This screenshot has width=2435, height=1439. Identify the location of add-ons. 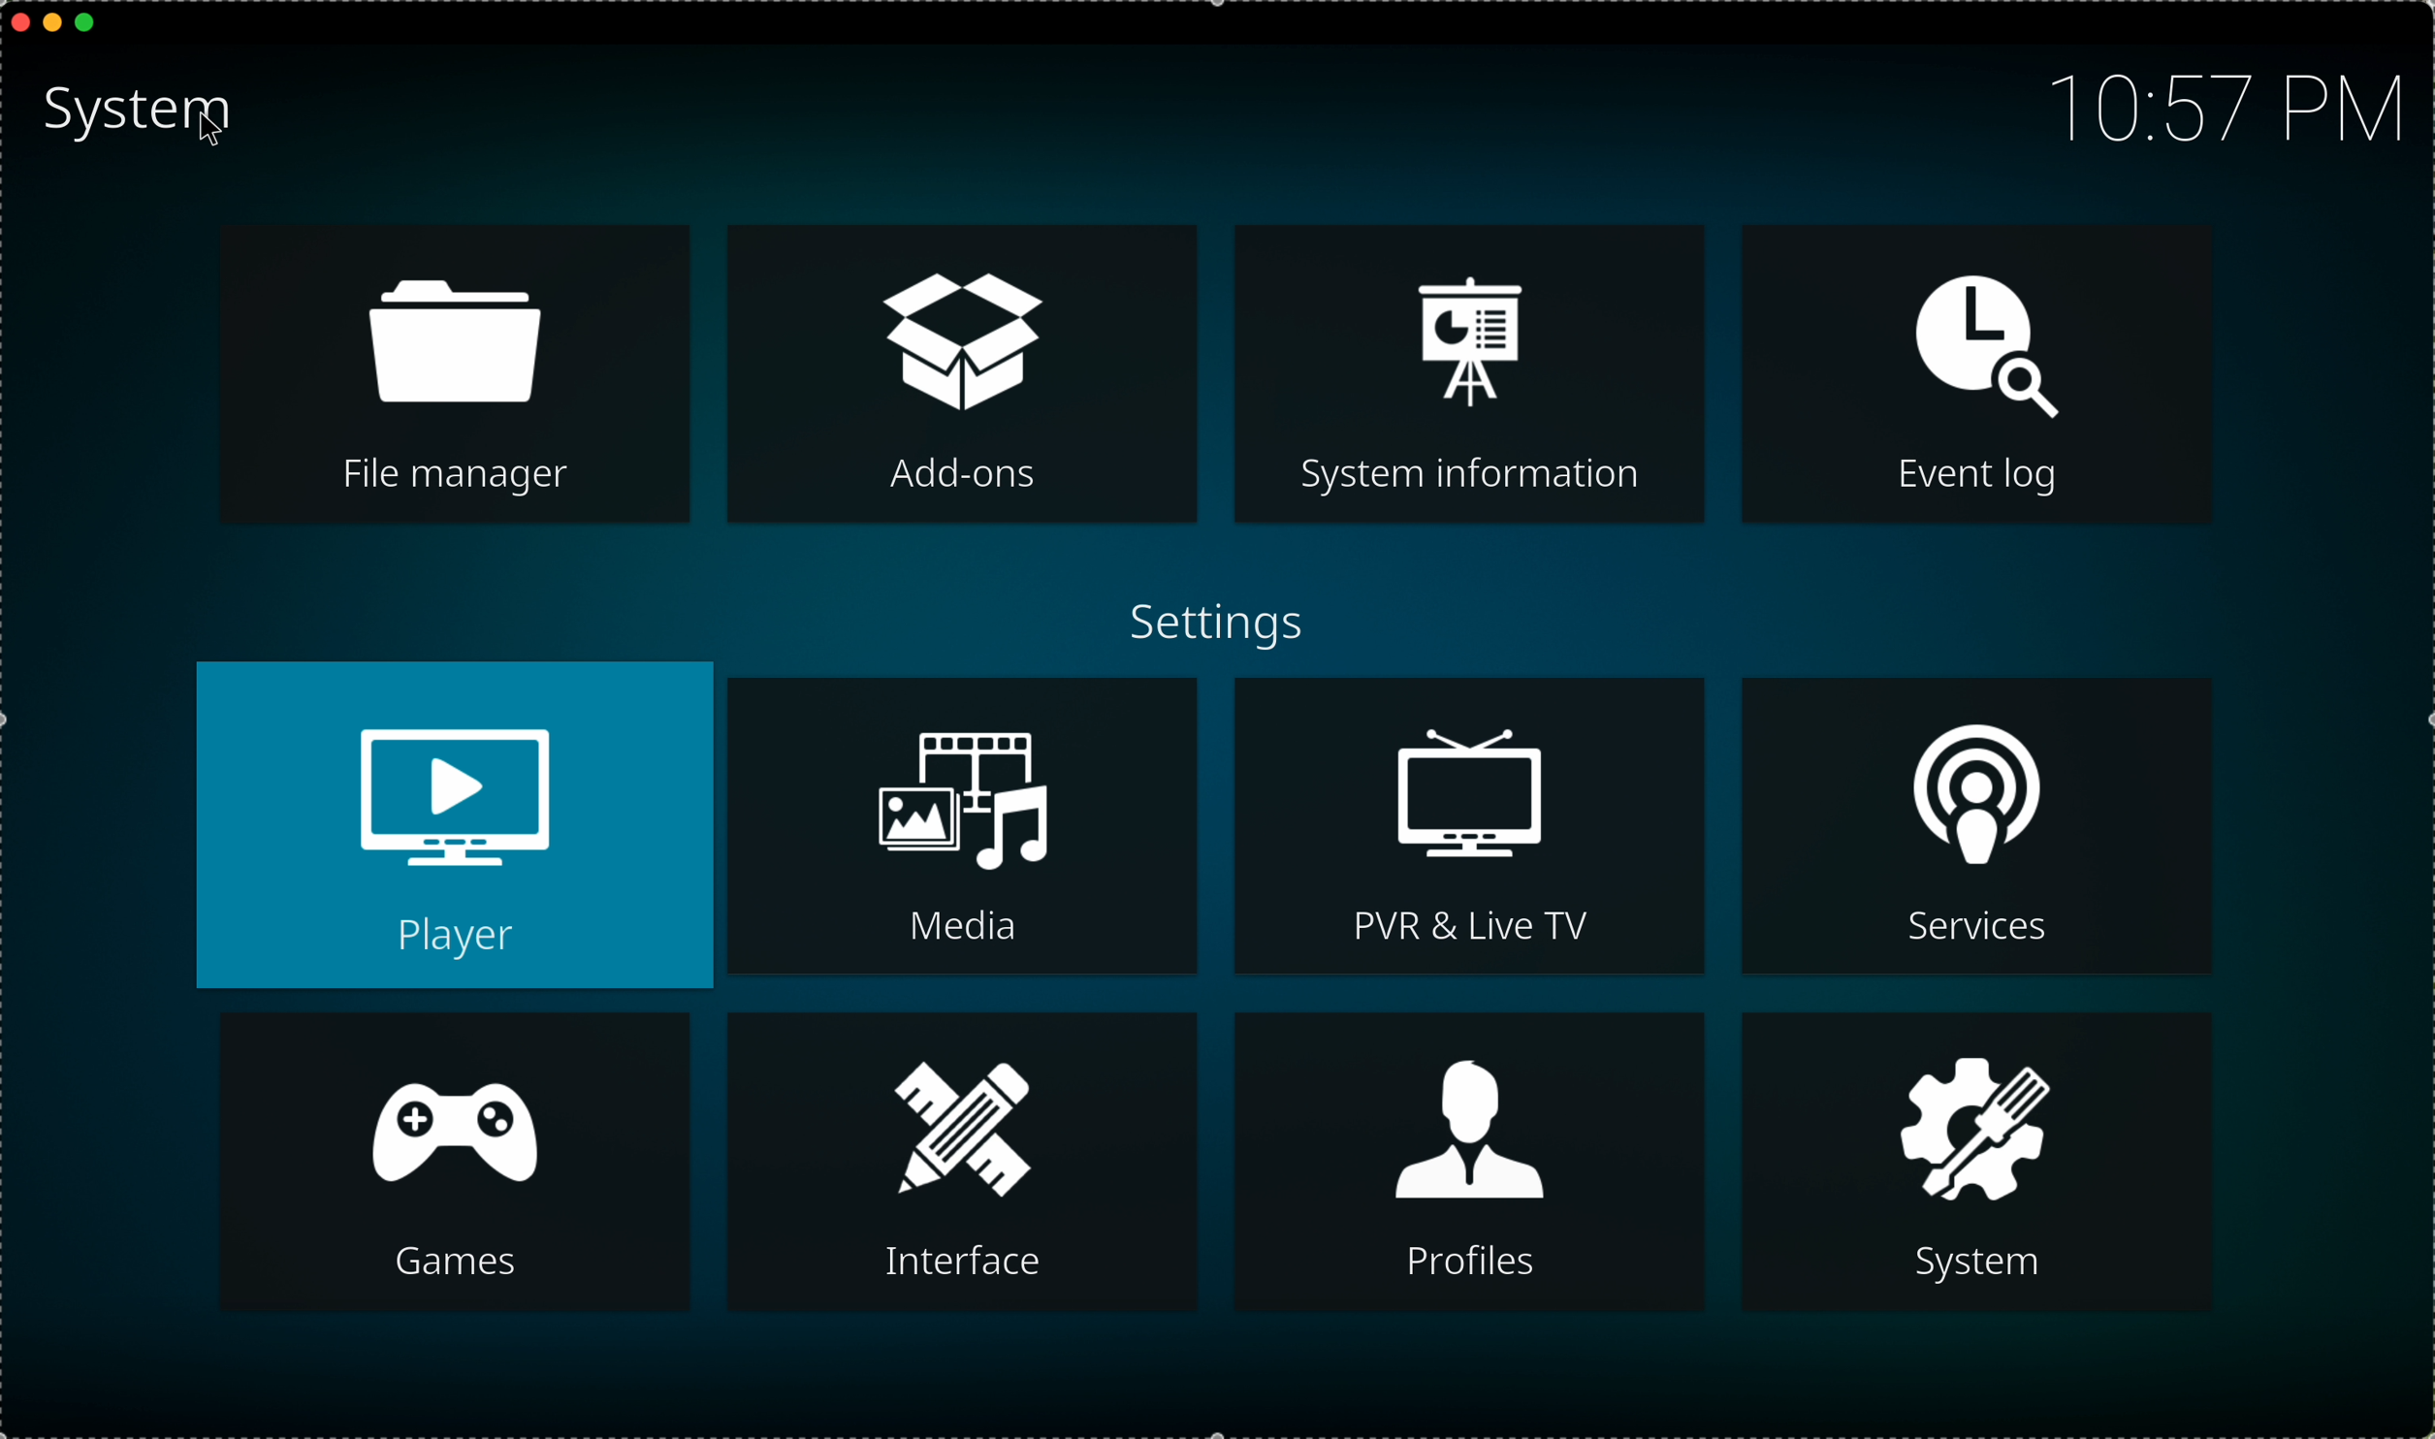
(963, 376).